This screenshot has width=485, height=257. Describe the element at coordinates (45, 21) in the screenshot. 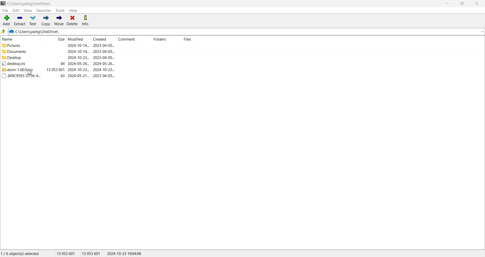

I see `Copy` at that location.